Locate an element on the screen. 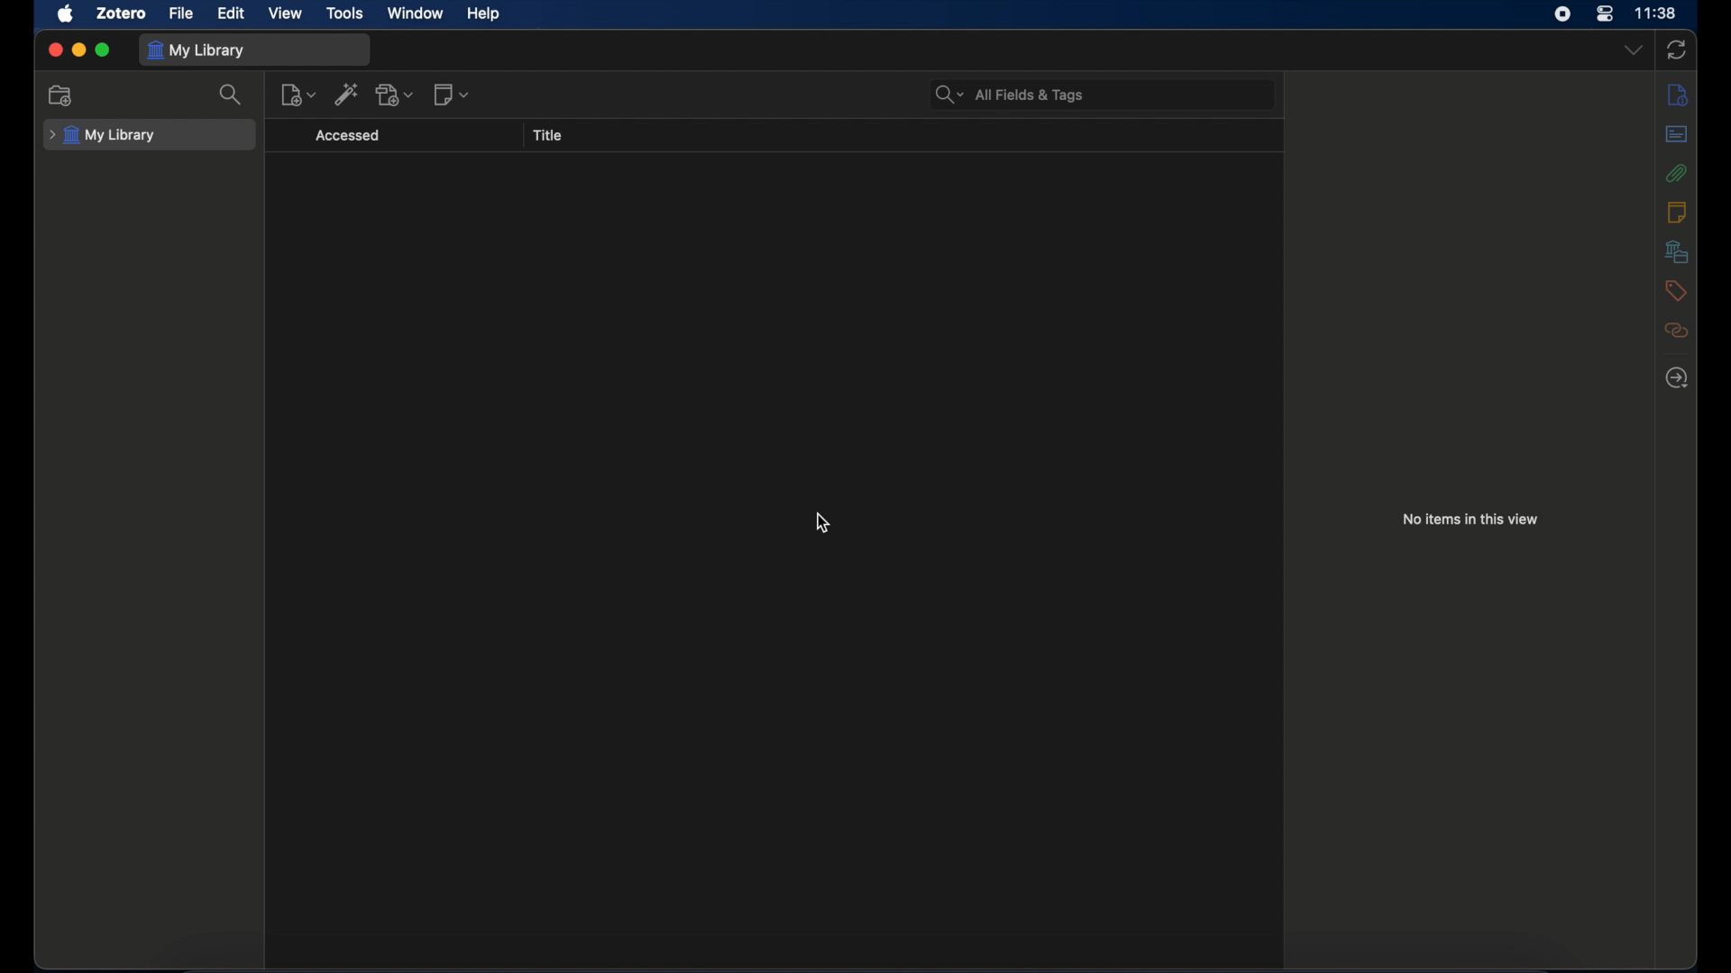 The width and height of the screenshot is (1731, 973). tools is located at coordinates (344, 14).